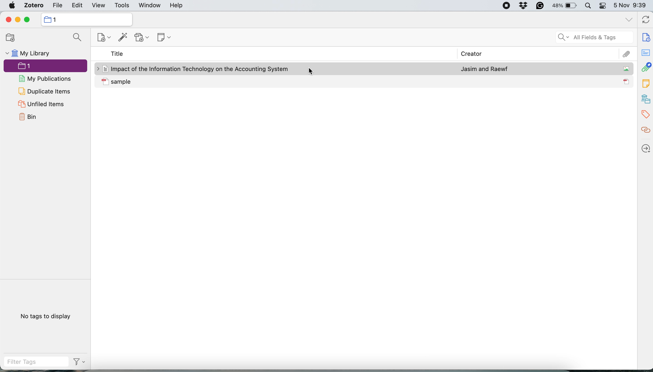 The height and width of the screenshot is (372, 653). I want to click on cursor, so click(309, 72).